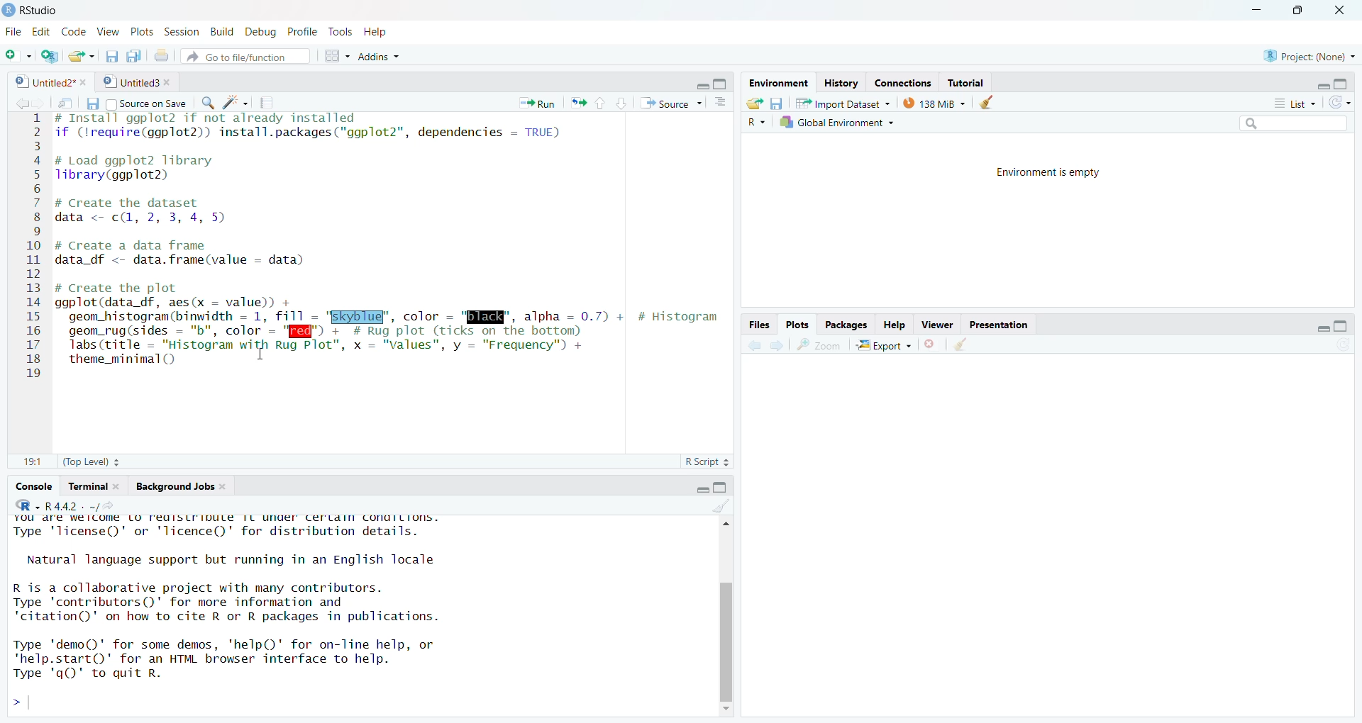 Image resolution: width=1362 pixels, height=723 pixels. I want to click on text cursor, so click(261, 347).